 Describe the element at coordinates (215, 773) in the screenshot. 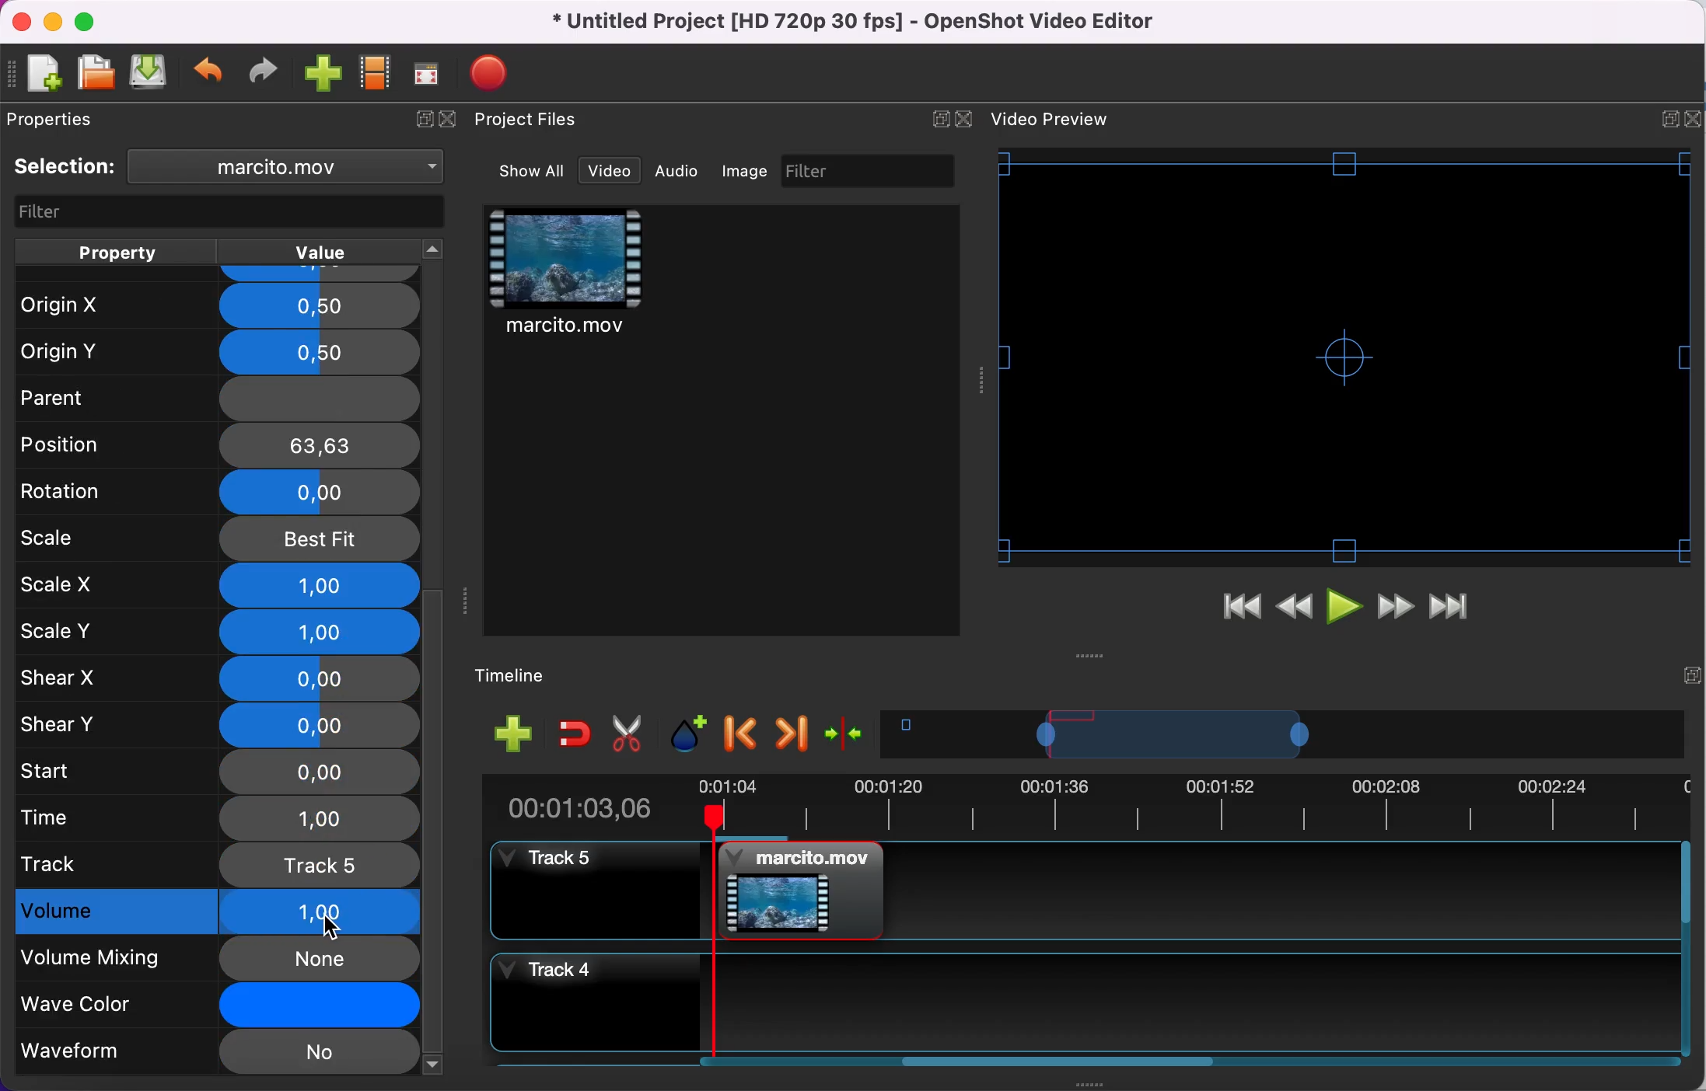

I see `start 0` at that location.